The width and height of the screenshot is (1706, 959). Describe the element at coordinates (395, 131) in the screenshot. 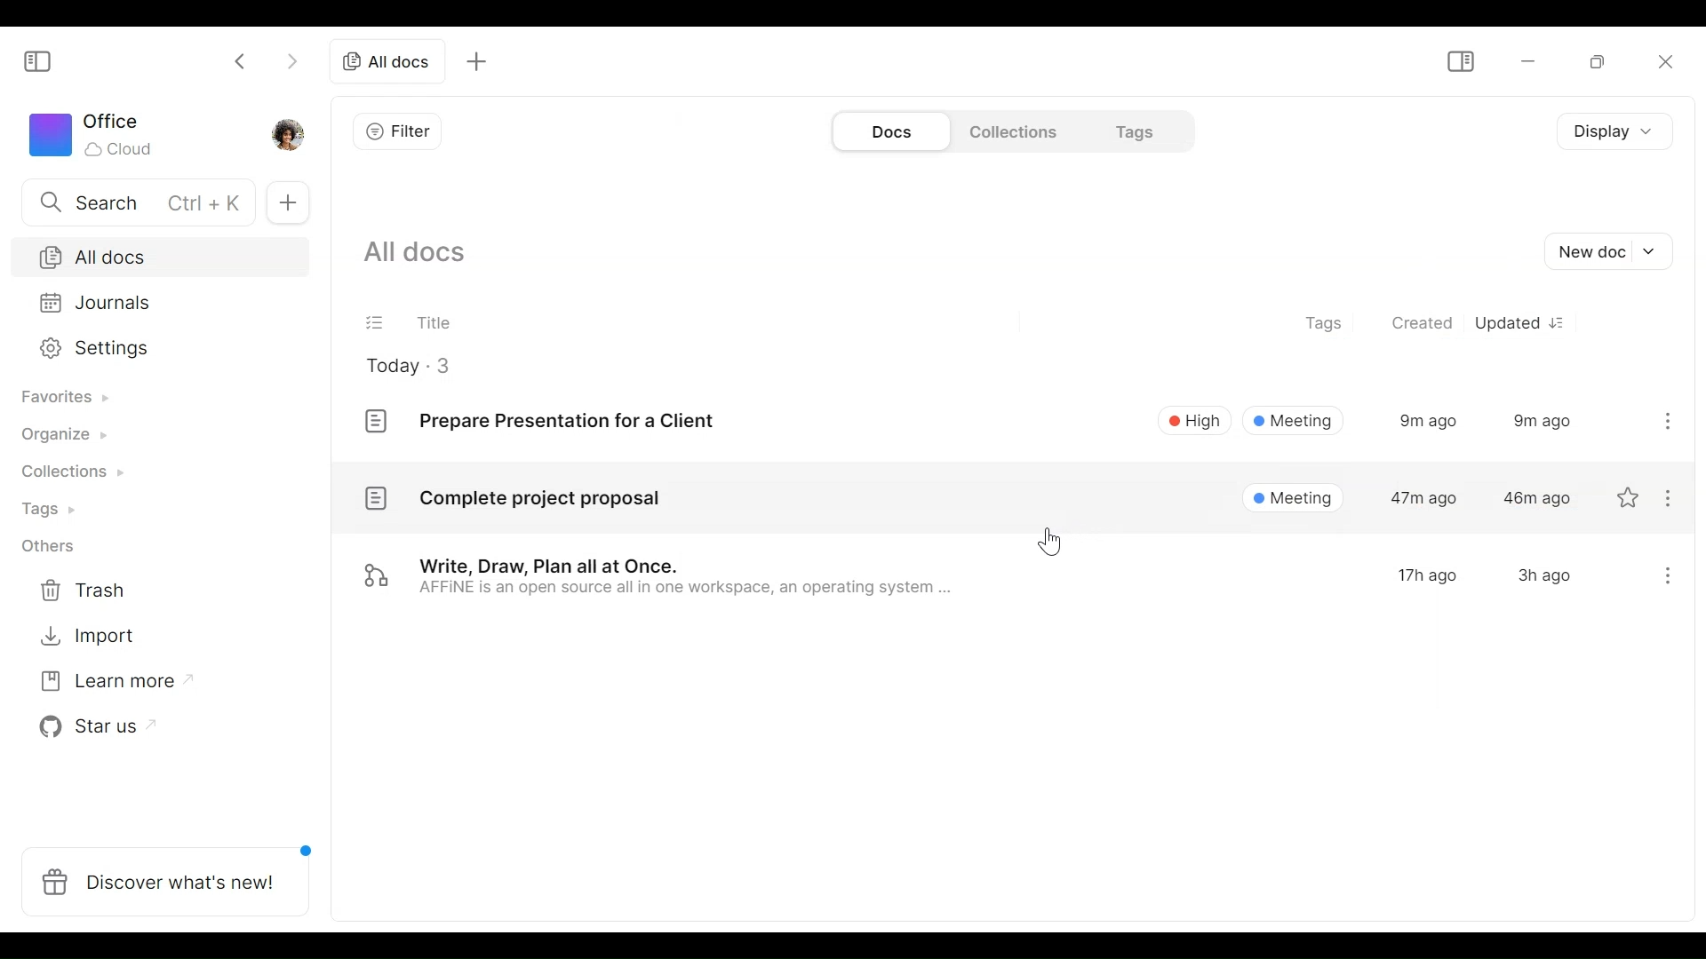

I see `Filter` at that location.